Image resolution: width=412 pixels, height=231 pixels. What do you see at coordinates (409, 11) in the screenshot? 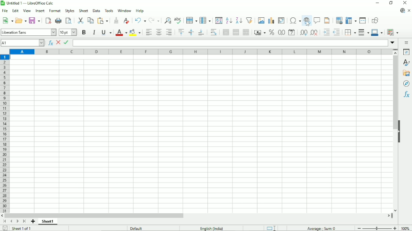
I see `Close documents` at bounding box center [409, 11].